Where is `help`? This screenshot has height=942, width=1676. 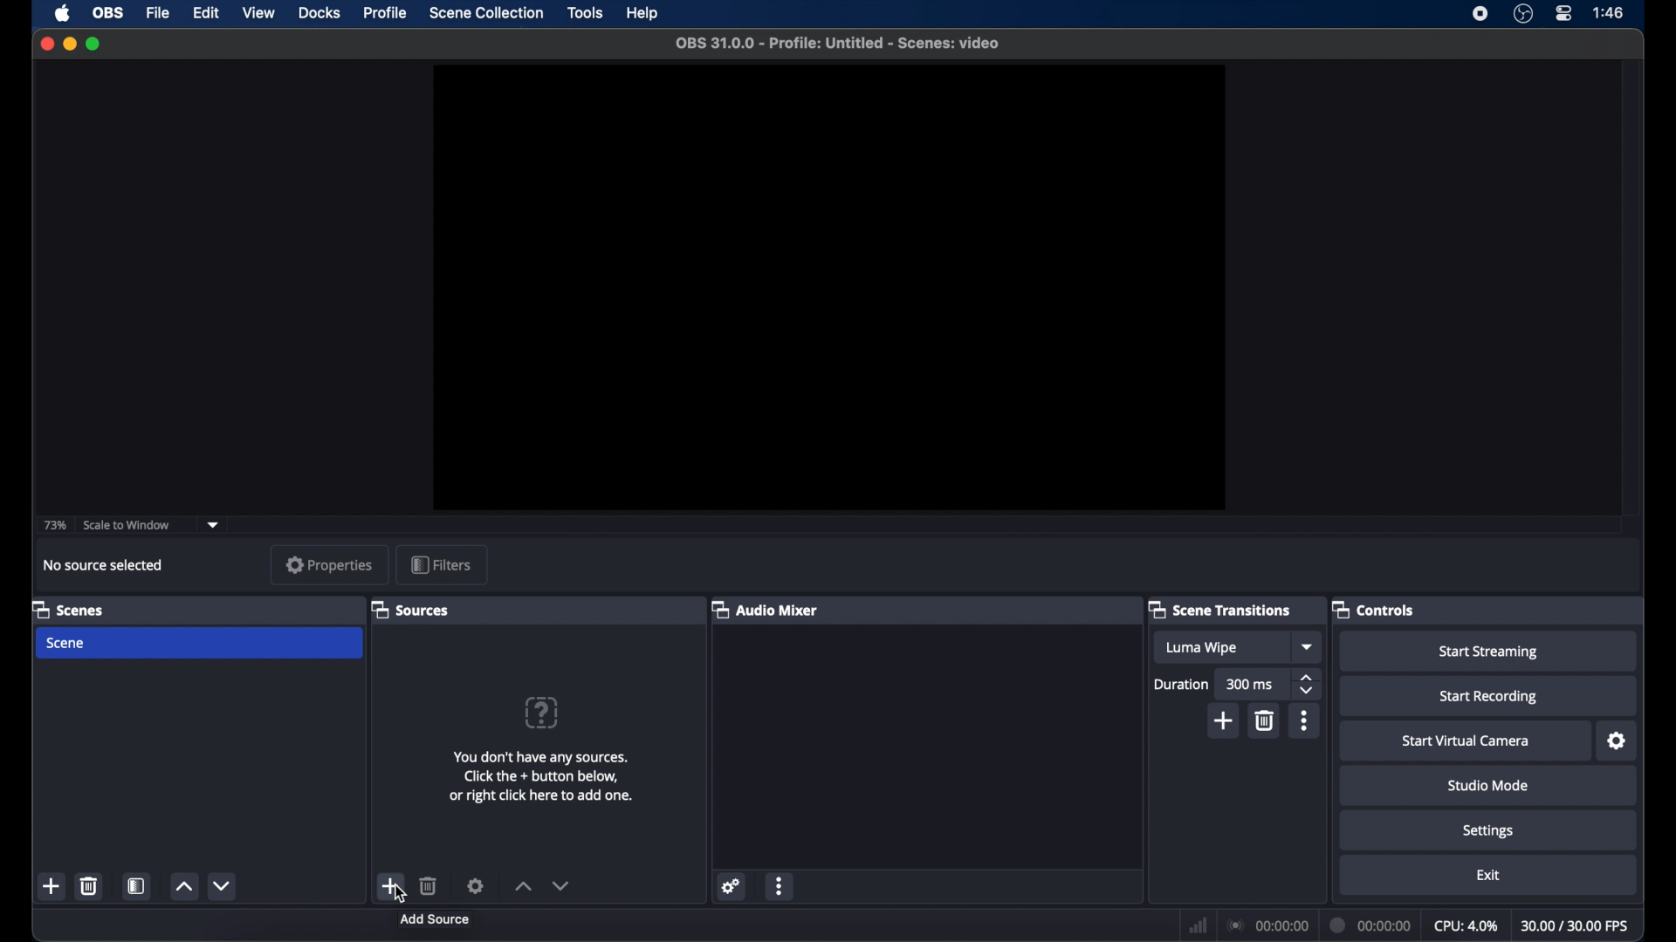 help is located at coordinates (644, 15).